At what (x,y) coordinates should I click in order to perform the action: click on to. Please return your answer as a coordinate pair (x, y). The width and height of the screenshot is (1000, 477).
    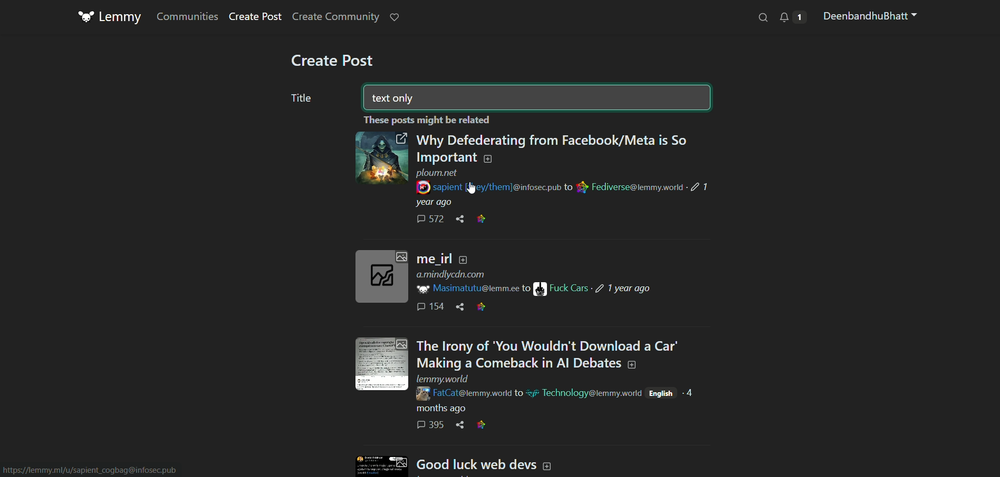
    Looking at the image, I should click on (568, 187).